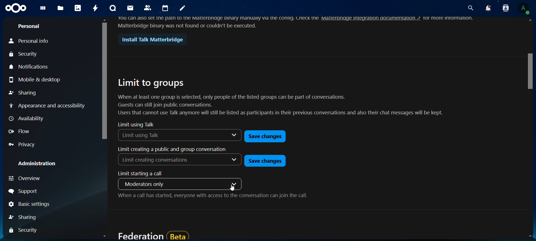 This screenshot has height=241, width=536. I want to click on sharing, so click(23, 93).